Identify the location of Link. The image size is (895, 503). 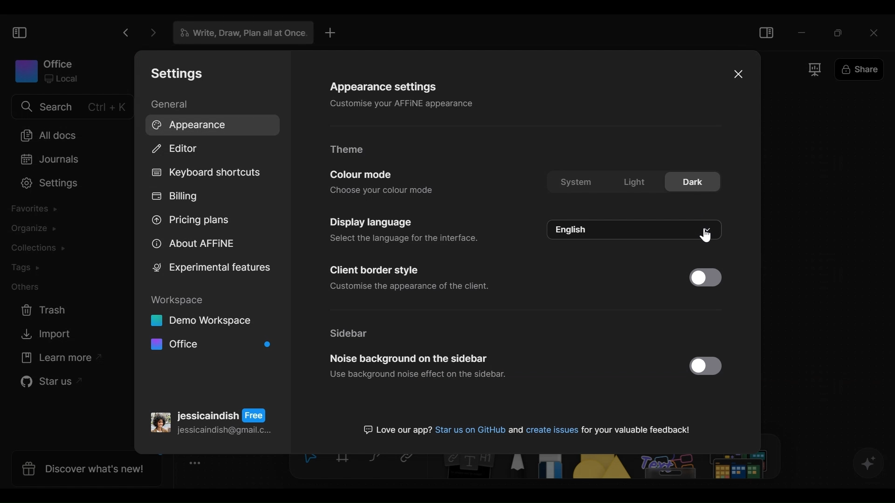
(410, 460).